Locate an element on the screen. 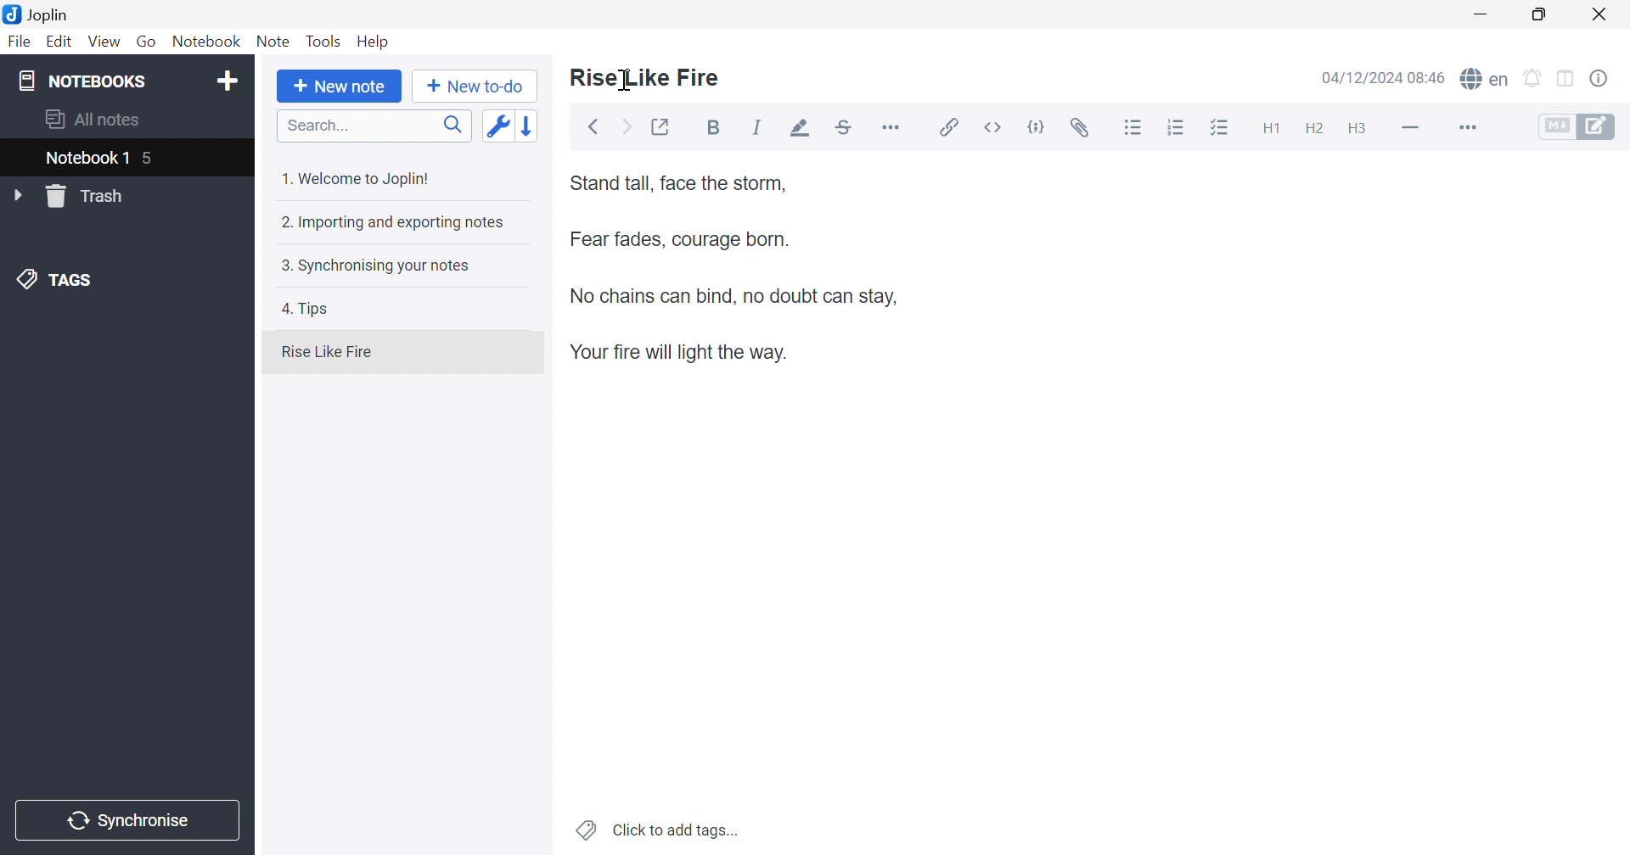 The width and height of the screenshot is (1630, 855). Close is located at coordinates (1602, 13).